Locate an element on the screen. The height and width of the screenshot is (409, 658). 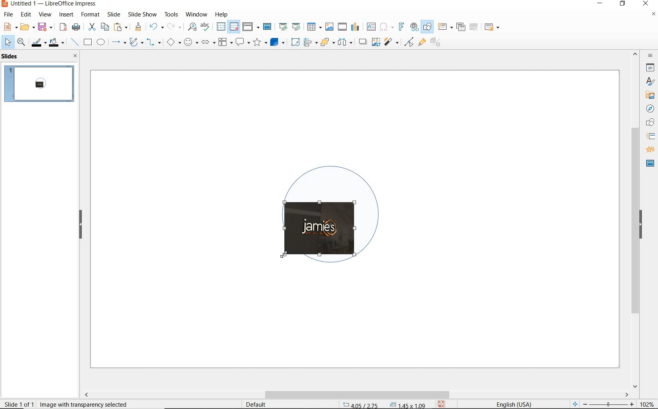
print is located at coordinates (76, 26).